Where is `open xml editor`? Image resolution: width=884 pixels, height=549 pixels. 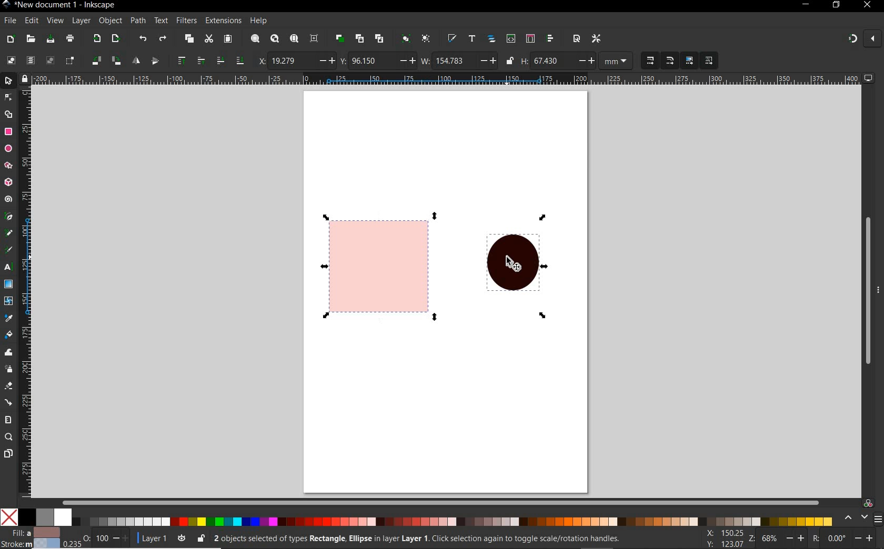
open xml editor is located at coordinates (511, 39).